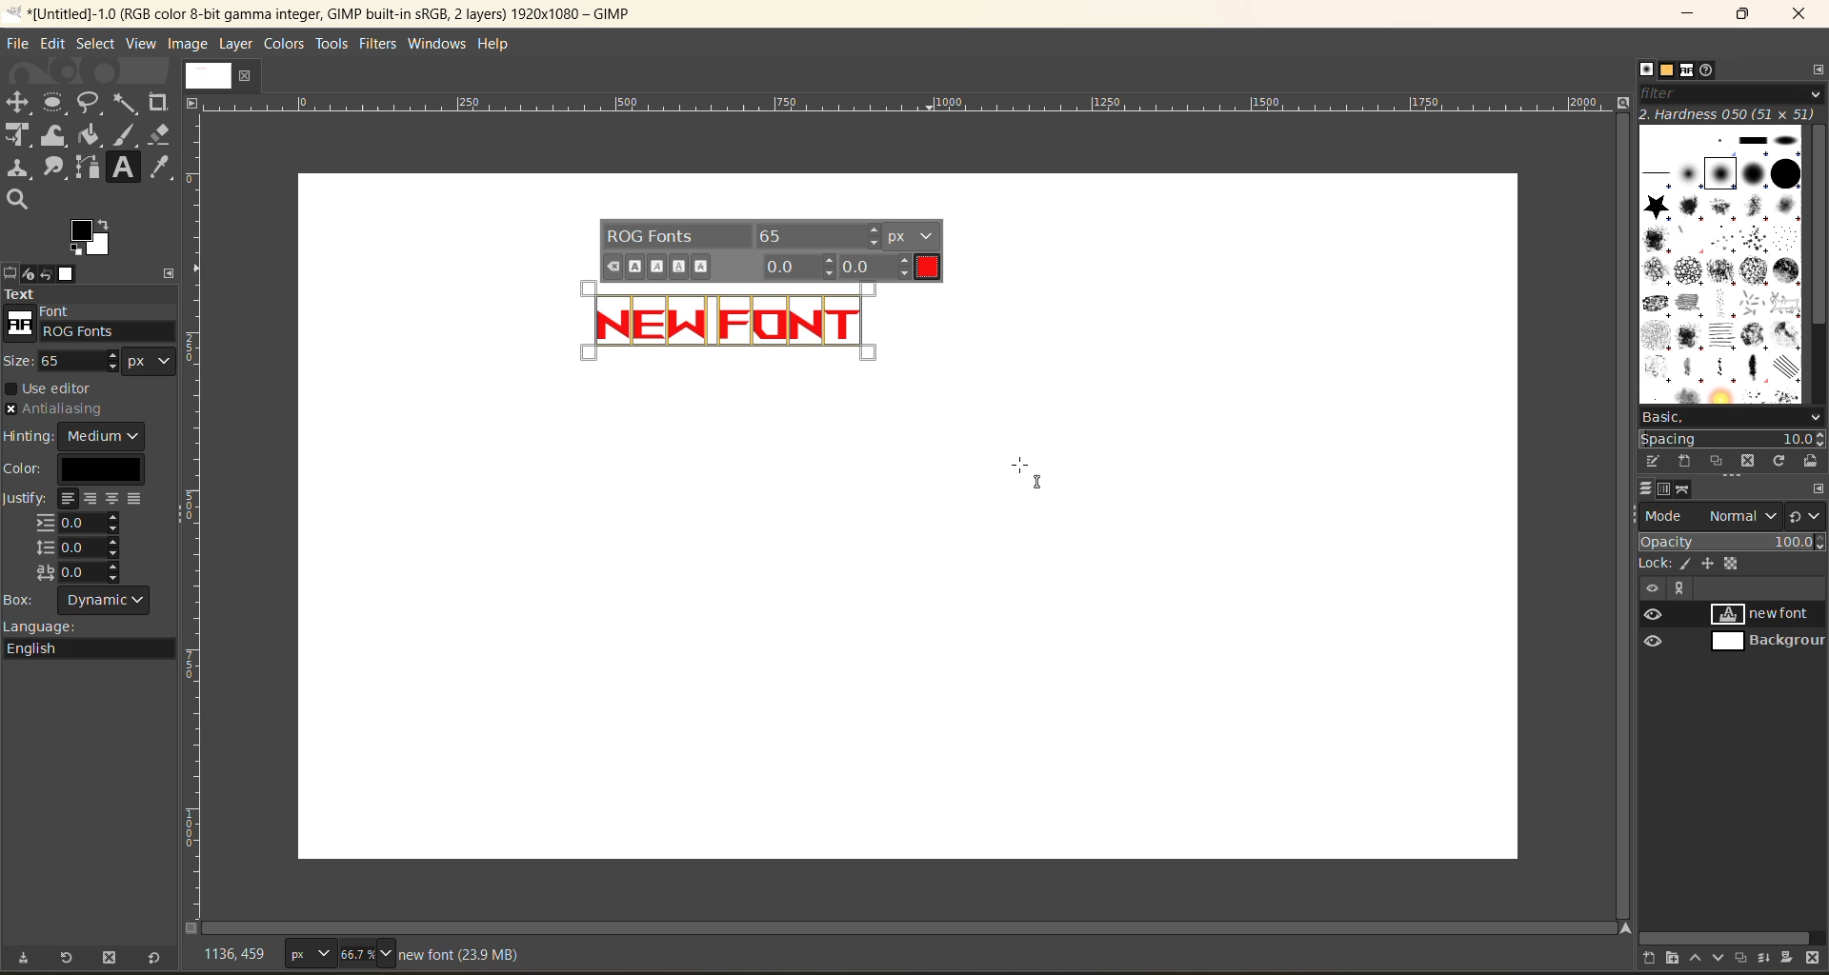  I want to click on preview, so click(1657, 629).